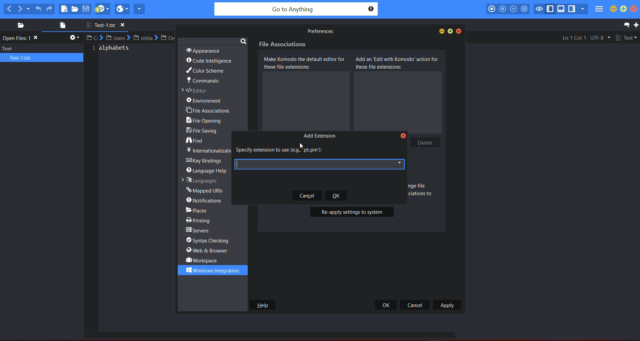 Image resolution: width=640 pixels, height=341 pixels. I want to click on Cursor, so click(302, 147).